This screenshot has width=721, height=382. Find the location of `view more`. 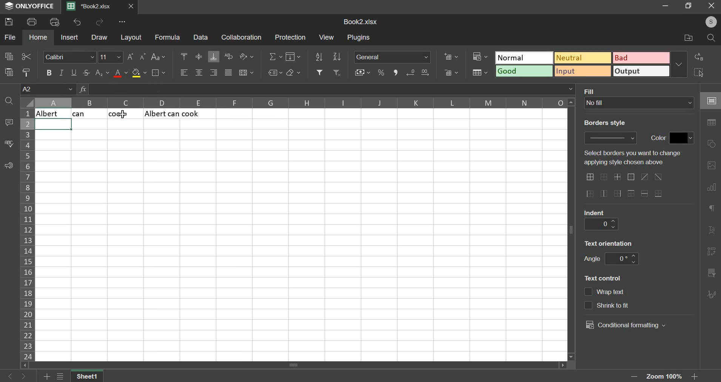

view more is located at coordinates (123, 22).